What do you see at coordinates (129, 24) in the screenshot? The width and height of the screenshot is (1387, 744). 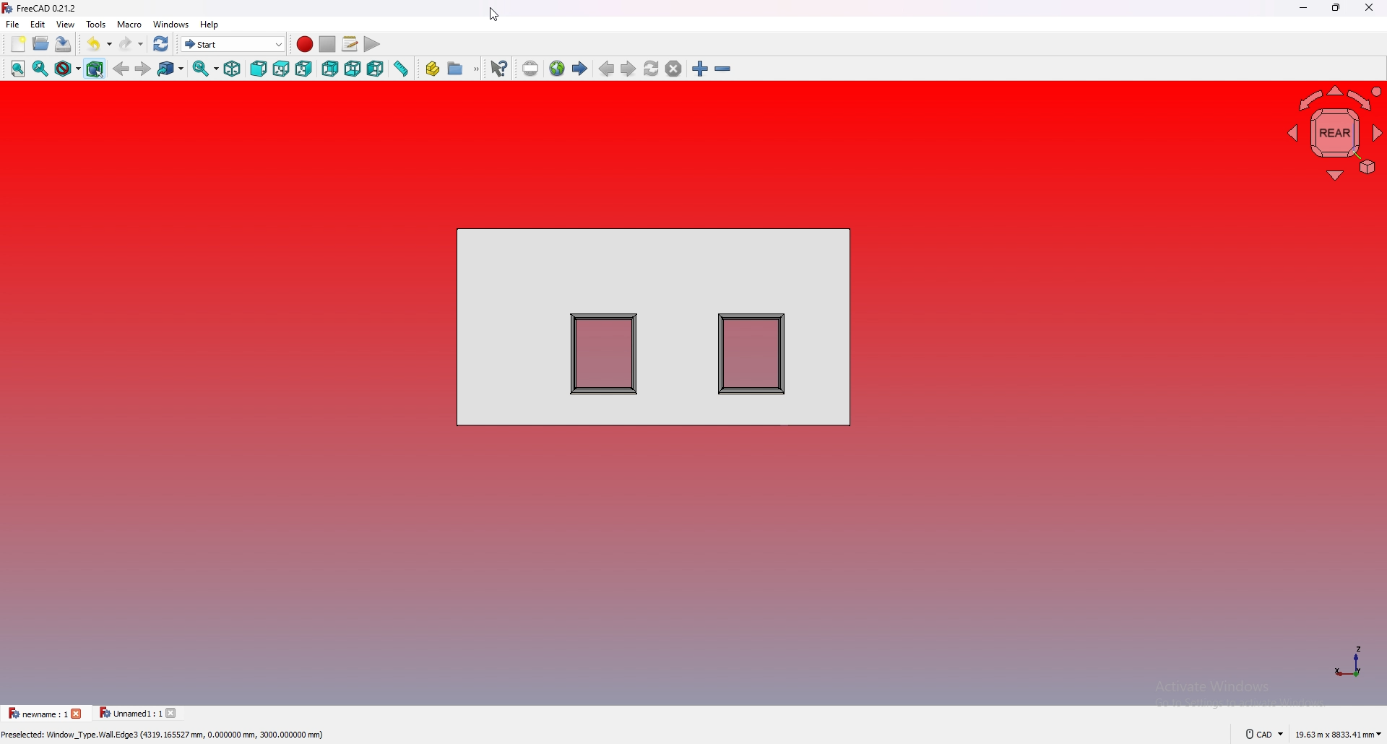 I see `macro` at bounding box center [129, 24].